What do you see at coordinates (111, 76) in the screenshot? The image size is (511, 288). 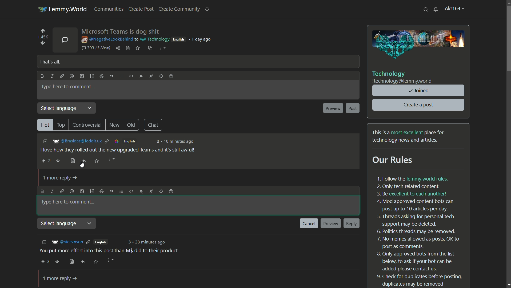 I see `quote` at bounding box center [111, 76].